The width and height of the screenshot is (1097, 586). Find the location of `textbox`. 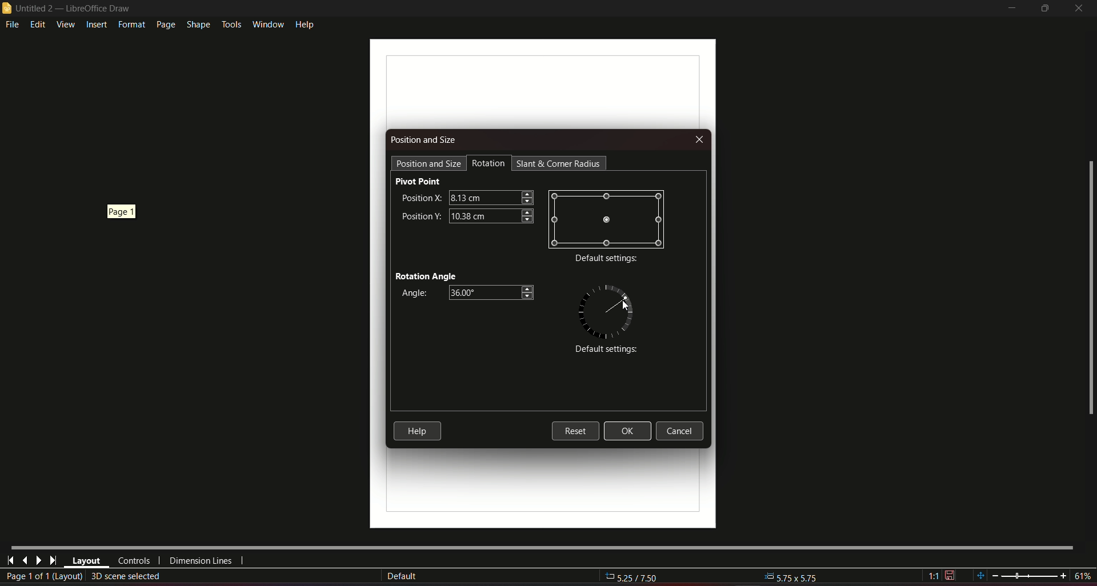

textbox is located at coordinates (491, 215).